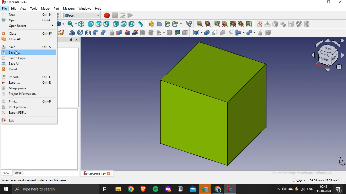 This screenshot has width=346, height=194. Describe the element at coordinates (116, 24) in the screenshot. I see `rear` at that location.